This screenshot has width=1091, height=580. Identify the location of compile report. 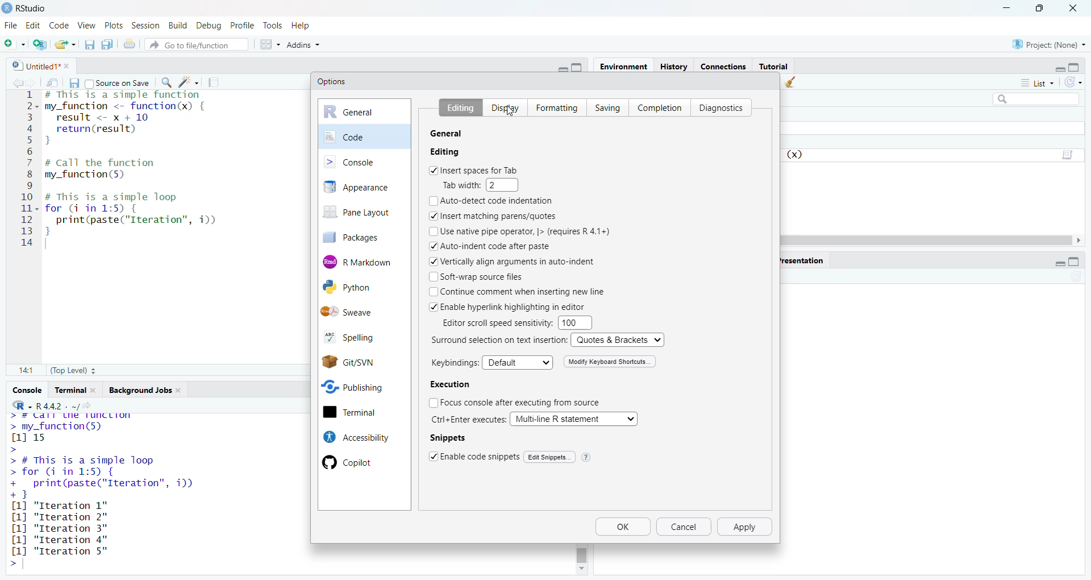
(216, 81).